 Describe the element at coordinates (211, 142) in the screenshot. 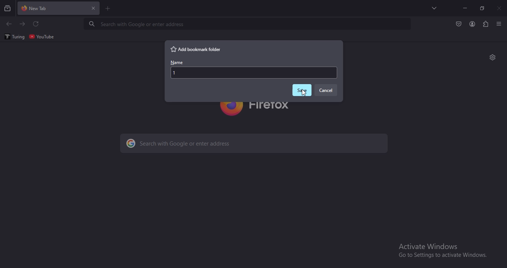

I see `search with Google or enter address` at that location.